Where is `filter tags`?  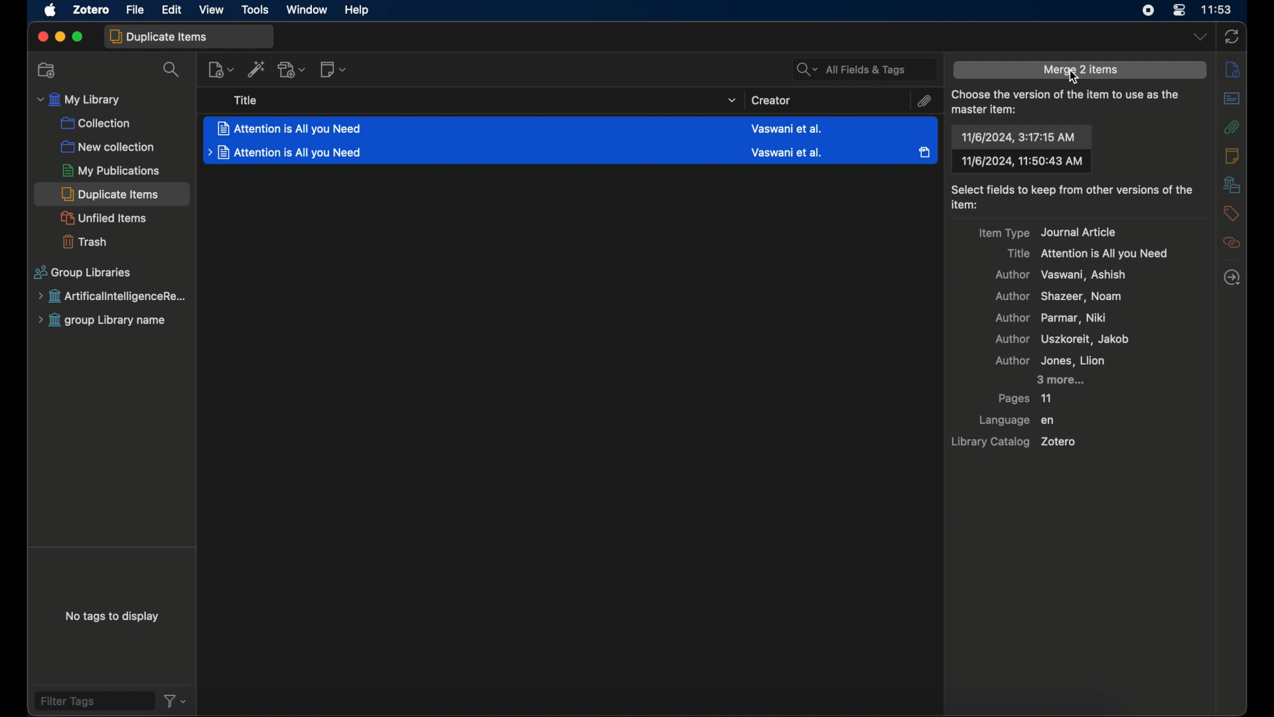 filter tags is located at coordinates (92, 701).